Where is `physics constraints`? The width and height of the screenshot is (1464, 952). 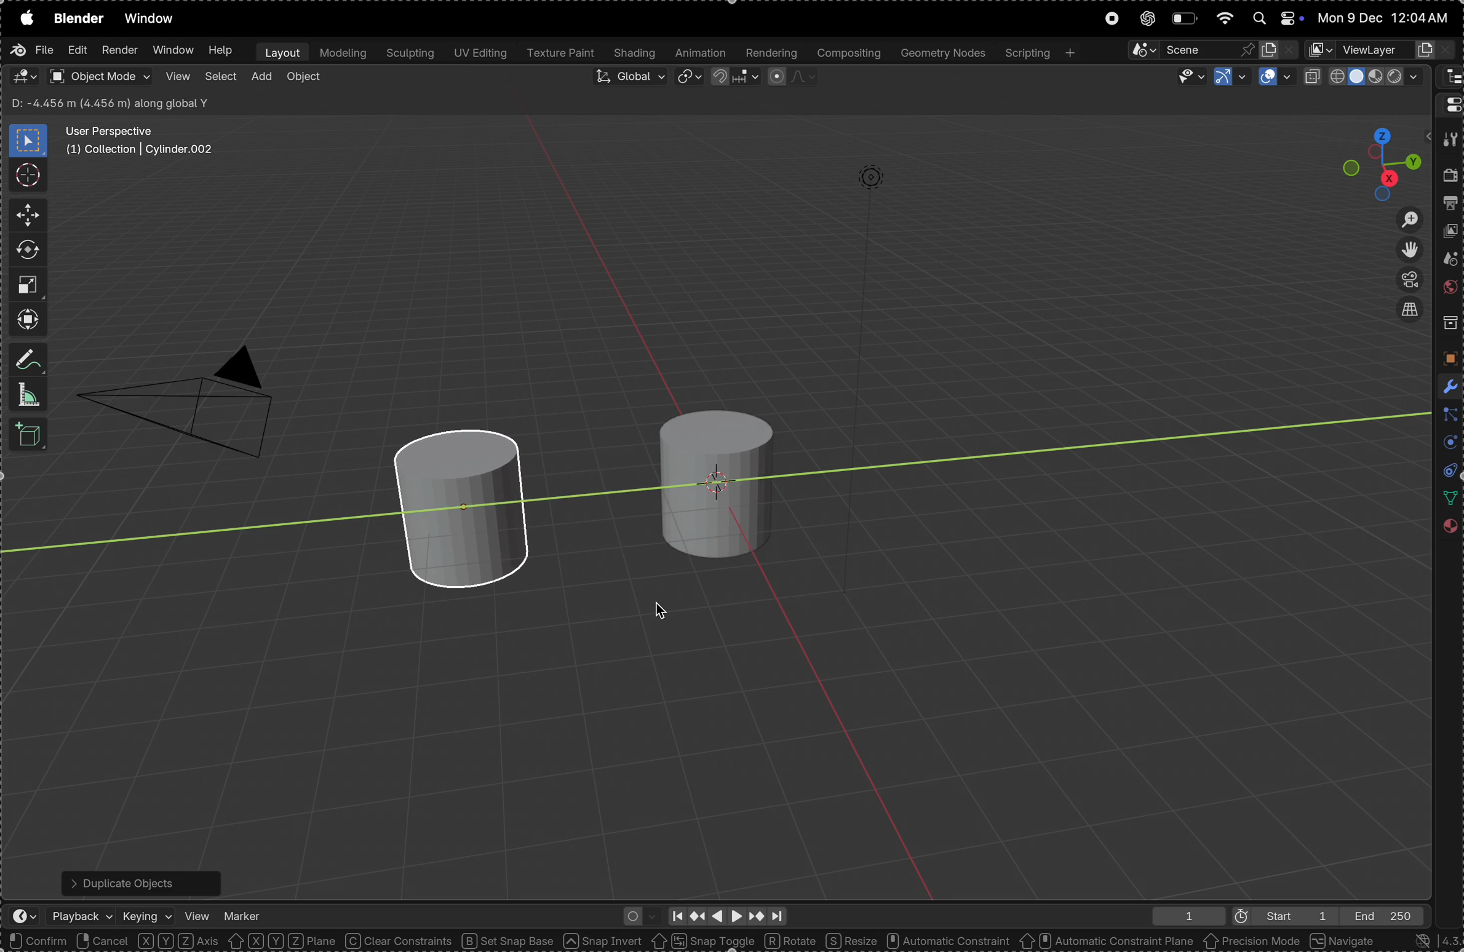
physics constraints is located at coordinates (1446, 472).